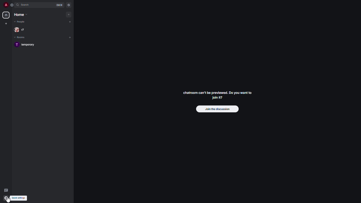  I want to click on navigator, so click(69, 6).